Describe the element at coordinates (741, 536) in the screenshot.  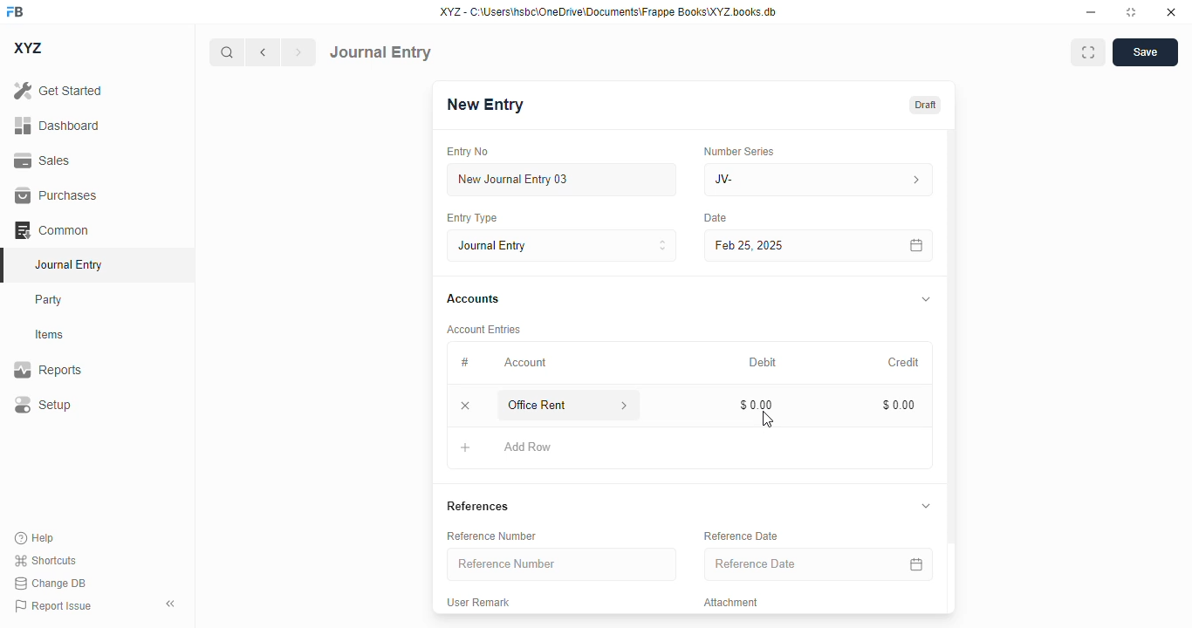
I see `reference data` at that location.